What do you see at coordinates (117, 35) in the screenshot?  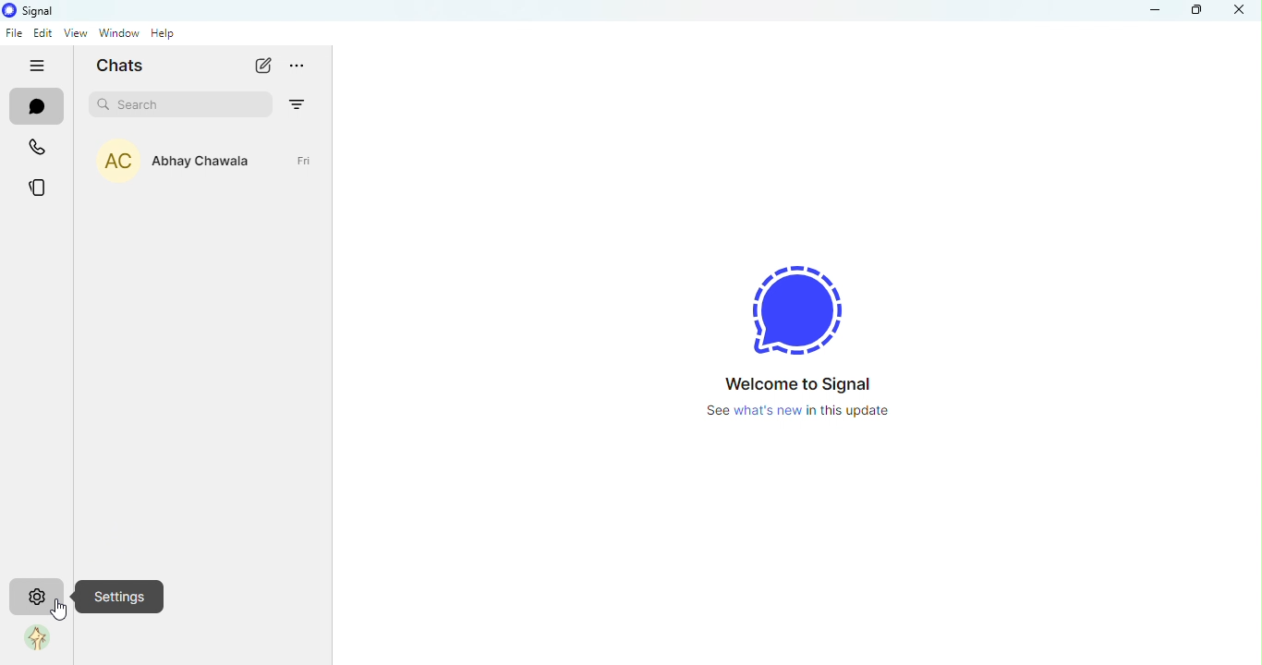 I see `window` at bounding box center [117, 35].